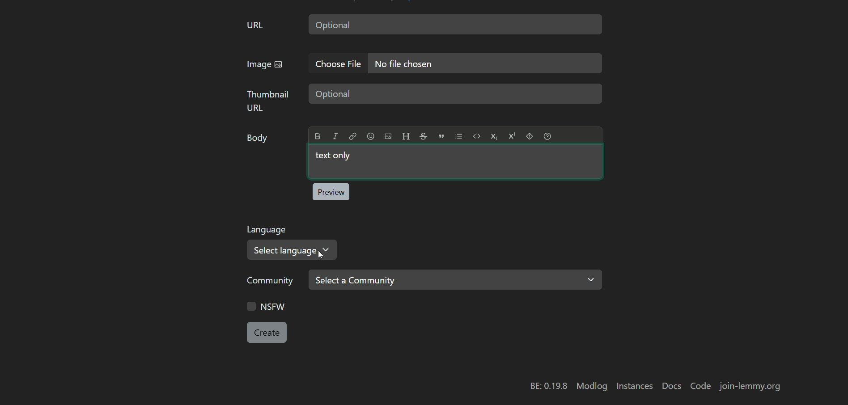 The height and width of the screenshot is (405, 848). What do you see at coordinates (268, 101) in the screenshot?
I see `thumbnail URL` at bounding box center [268, 101].